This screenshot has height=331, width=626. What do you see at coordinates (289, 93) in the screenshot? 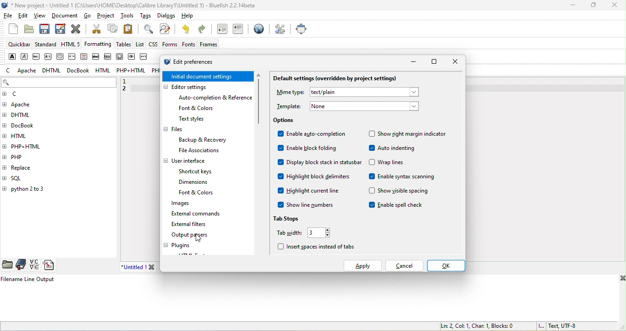
I see `mime type` at bounding box center [289, 93].